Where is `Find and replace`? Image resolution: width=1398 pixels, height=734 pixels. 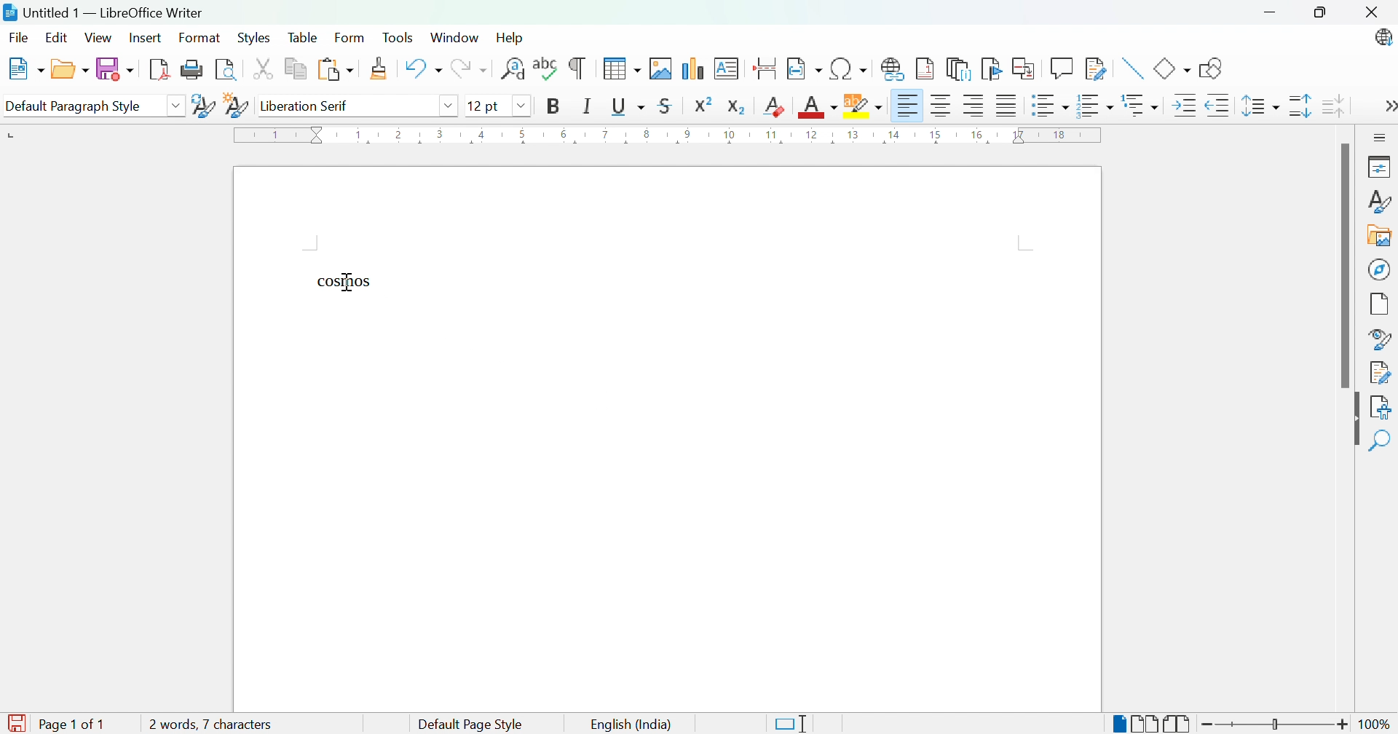 Find and replace is located at coordinates (513, 70).